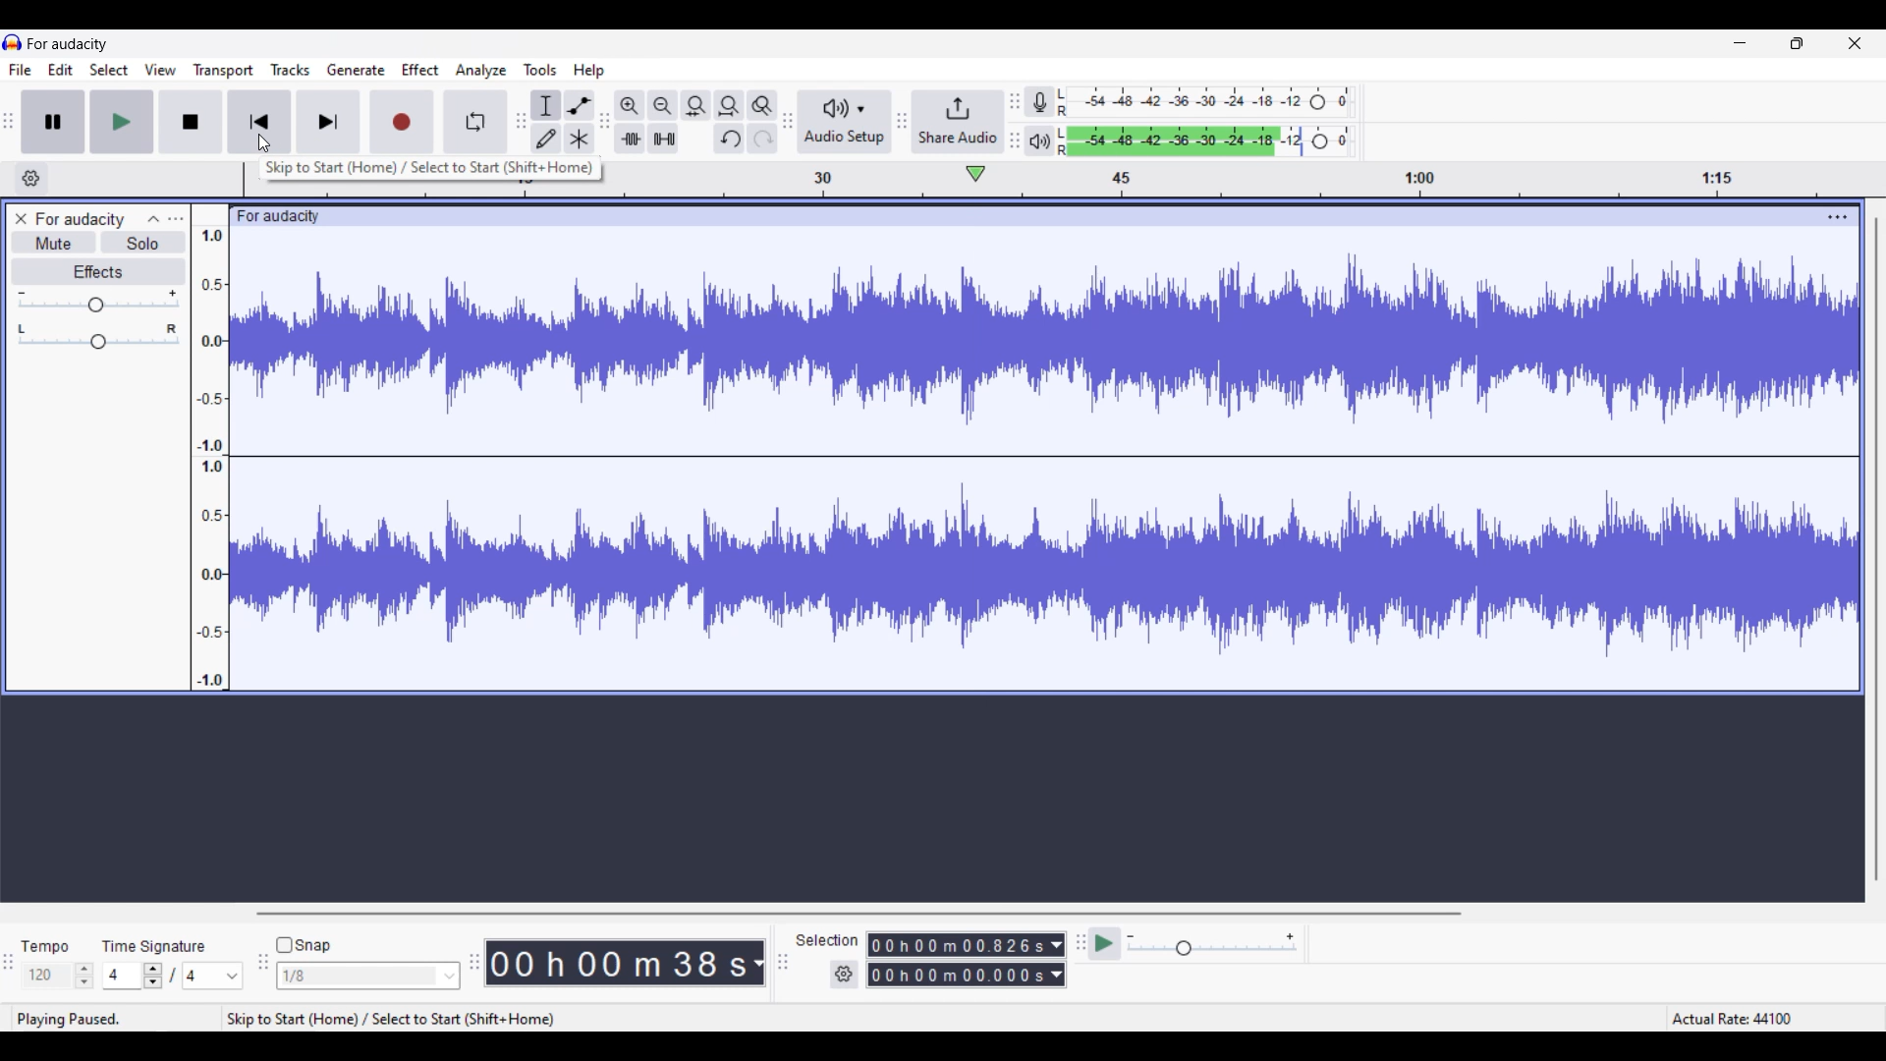 The height and width of the screenshot is (1061, 1886). What do you see at coordinates (223, 71) in the screenshot?
I see `Transport menu` at bounding box center [223, 71].